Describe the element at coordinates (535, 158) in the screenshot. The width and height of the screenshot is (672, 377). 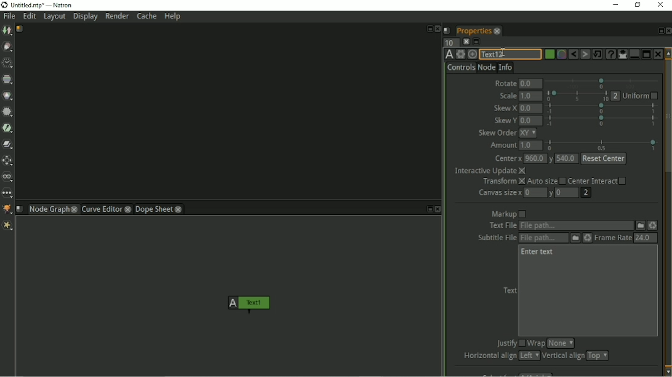
I see `960` at that location.